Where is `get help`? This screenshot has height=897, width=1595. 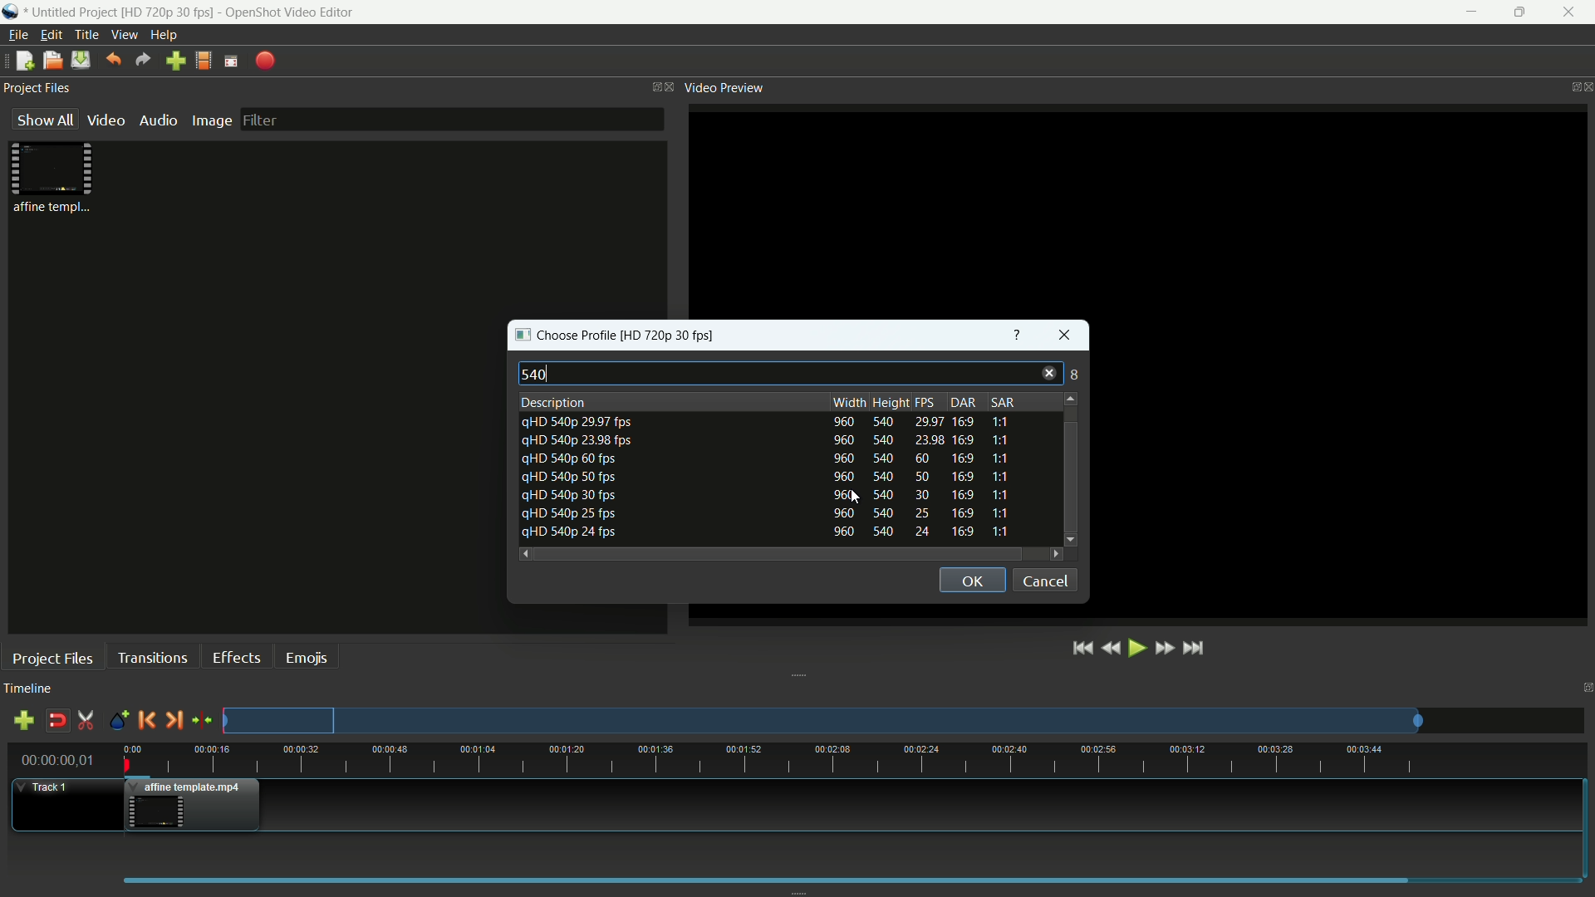
get help is located at coordinates (1018, 337).